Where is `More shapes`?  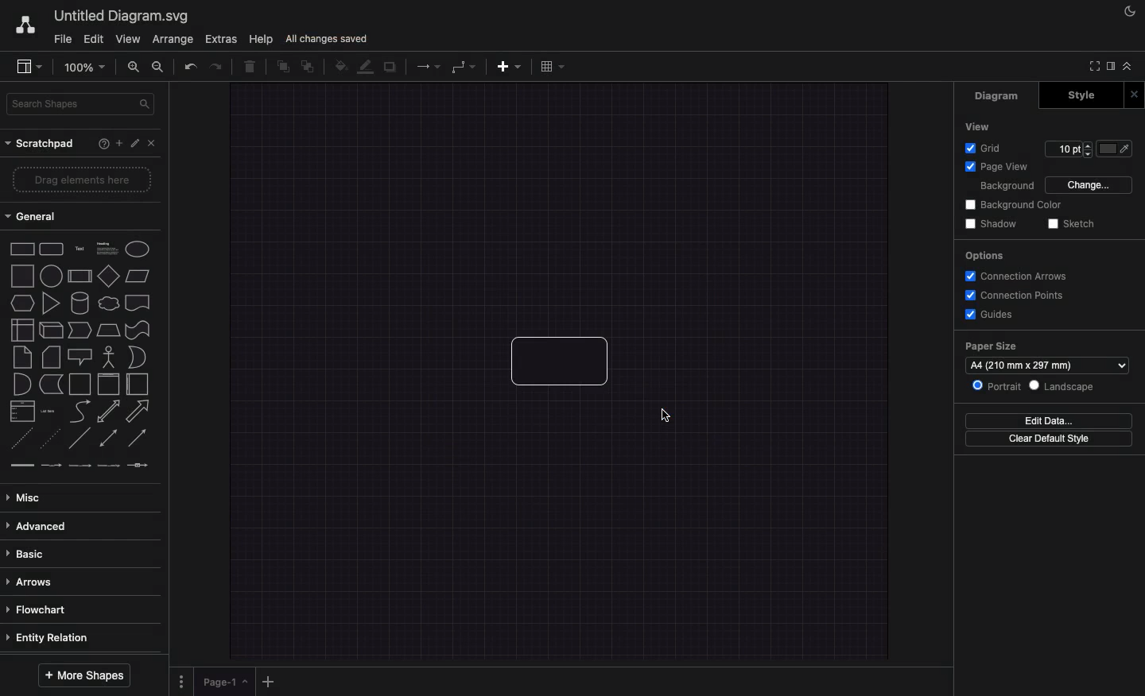
More shapes is located at coordinates (83, 675).